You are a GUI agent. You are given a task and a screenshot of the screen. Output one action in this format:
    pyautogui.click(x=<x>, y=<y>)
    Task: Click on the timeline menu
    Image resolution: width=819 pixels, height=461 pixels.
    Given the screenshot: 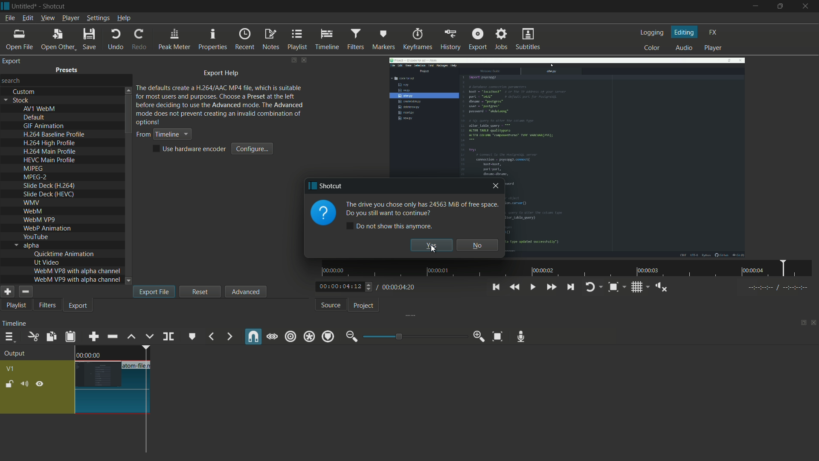 What is the action you would take?
    pyautogui.click(x=9, y=337)
    